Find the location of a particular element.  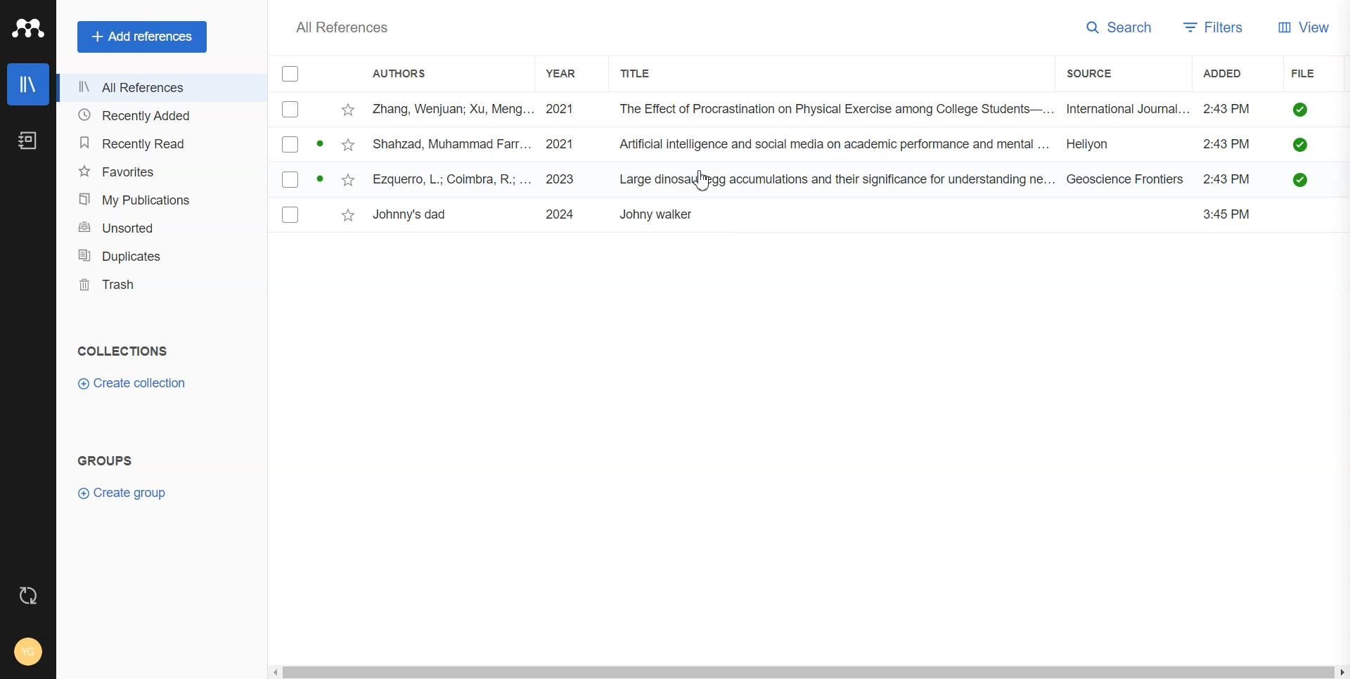

Large dinosaurs egg accumulation and their sgnificance in understandig is located at coordinates (837, 179).